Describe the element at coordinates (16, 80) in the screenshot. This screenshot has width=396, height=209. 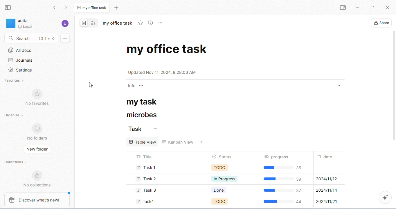
I see `favorites` at that location.